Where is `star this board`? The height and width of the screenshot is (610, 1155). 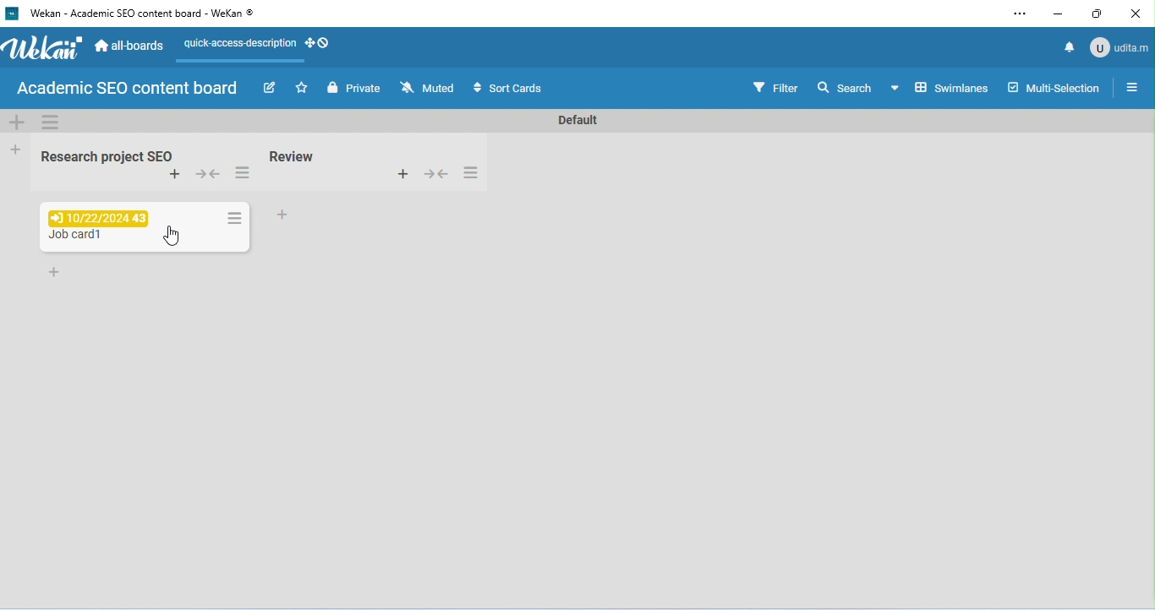
star this board is located at coordinates (303, 88).